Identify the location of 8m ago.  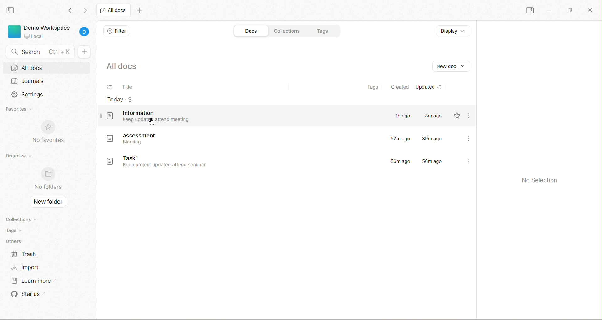
(435, 117).